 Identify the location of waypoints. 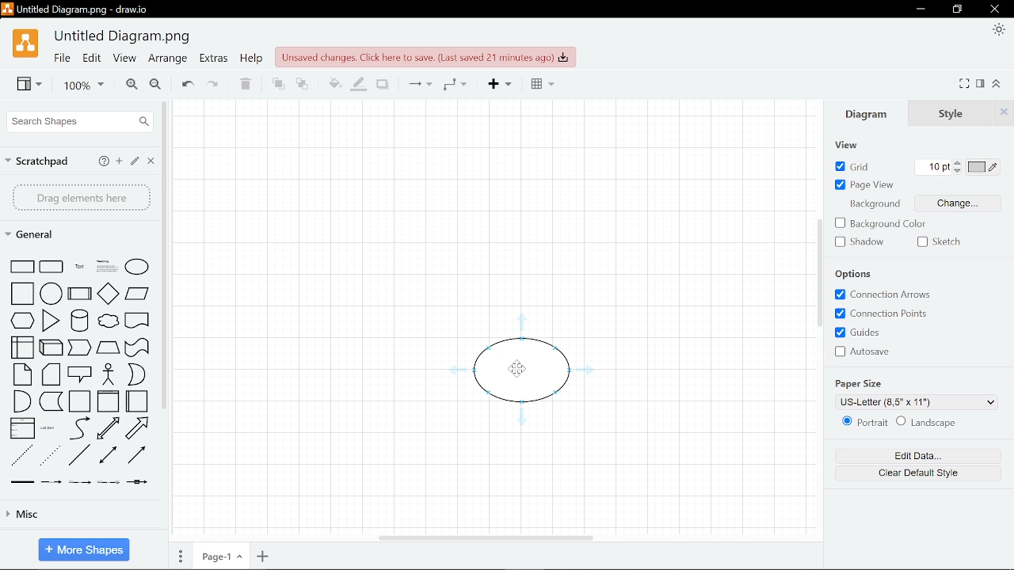
(455, 84).